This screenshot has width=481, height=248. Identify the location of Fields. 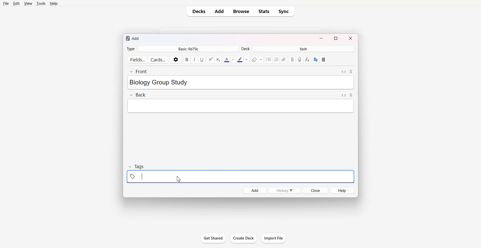
(137, 59).